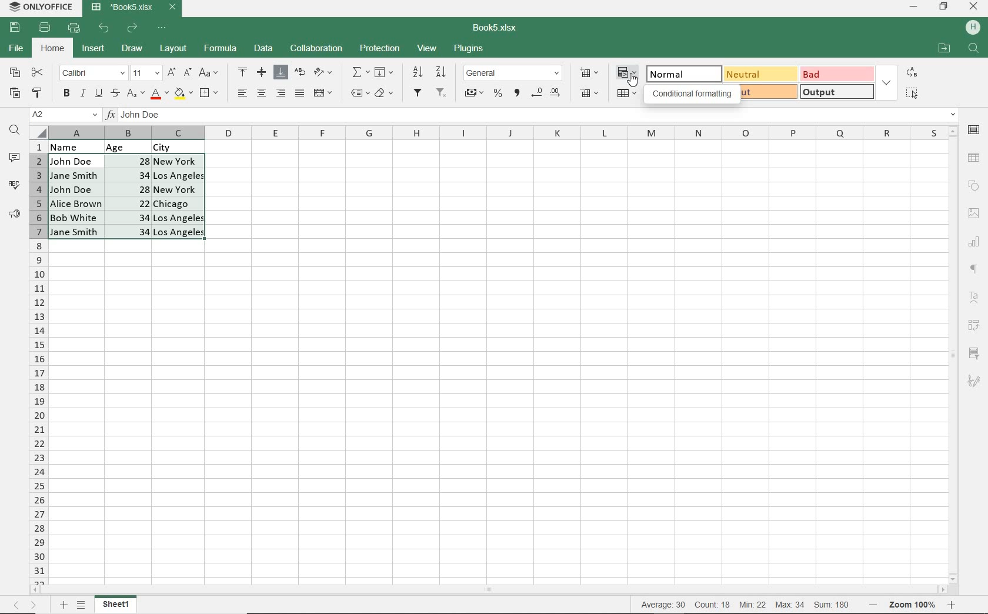  What do you see at coordinates (172, 72) in the screenshot?
I see `INCREMENT FONT SIZE` at bounding box center [172, 72].